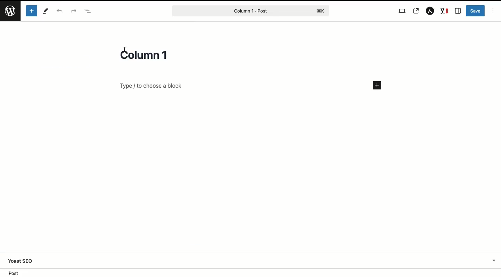 The image size is (501, 277). I want to click on Tools, so click(46, 11).